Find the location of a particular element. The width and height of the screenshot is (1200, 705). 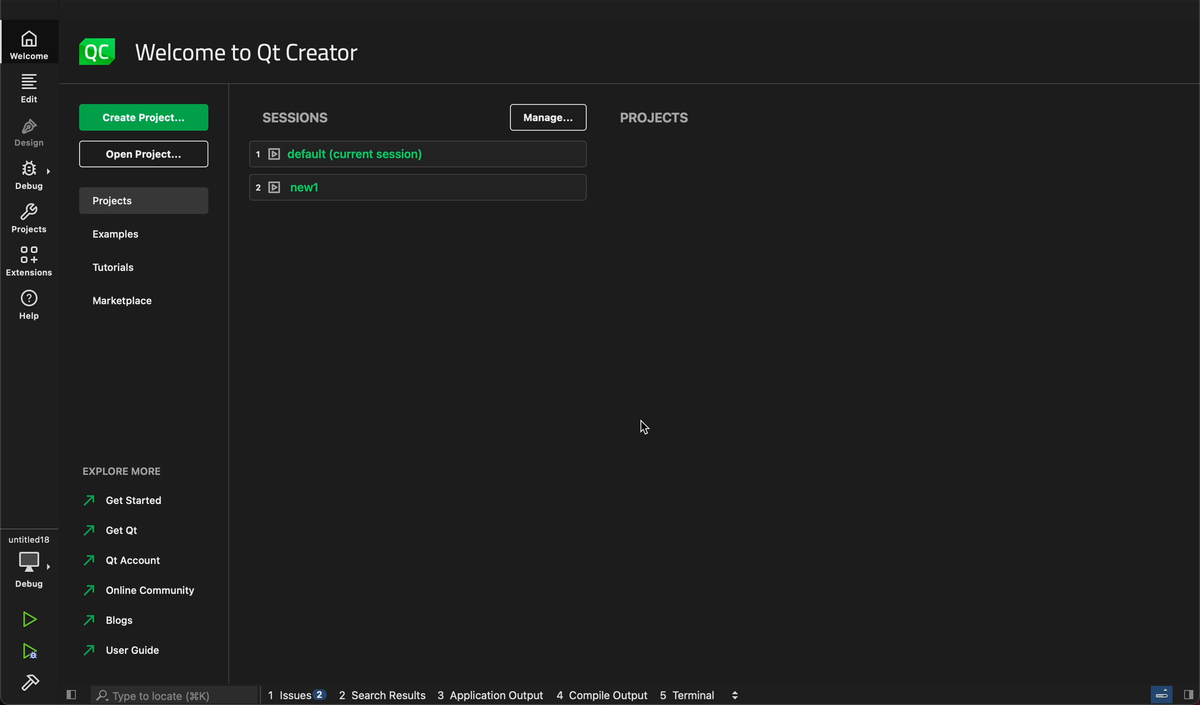

build is located at coordinates (27, 682).